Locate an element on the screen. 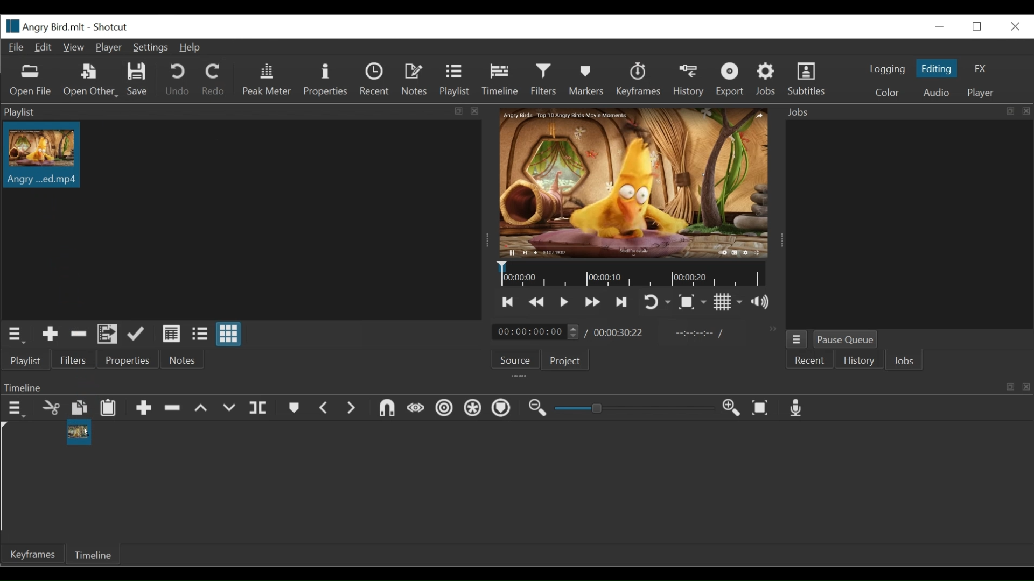 This screenshot has height=581, width=1034. Clip  is located at coordinates (41, 158).